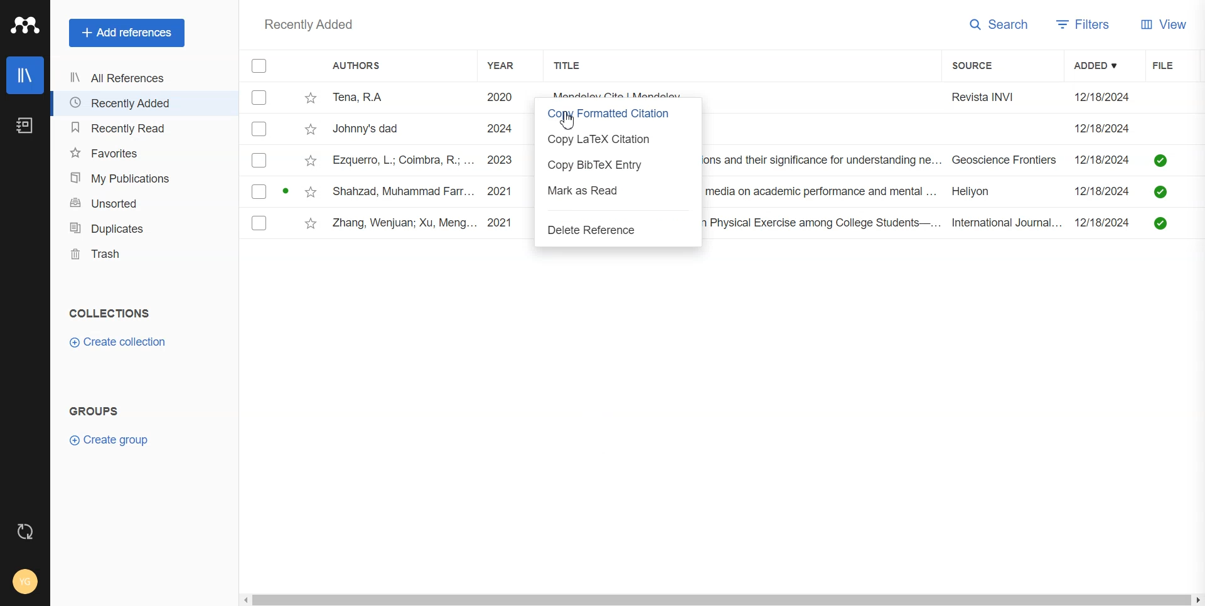  Describe the element at coordinates (722, 600) in the screenshot. I see `Horizontal scroll bar` at that location.